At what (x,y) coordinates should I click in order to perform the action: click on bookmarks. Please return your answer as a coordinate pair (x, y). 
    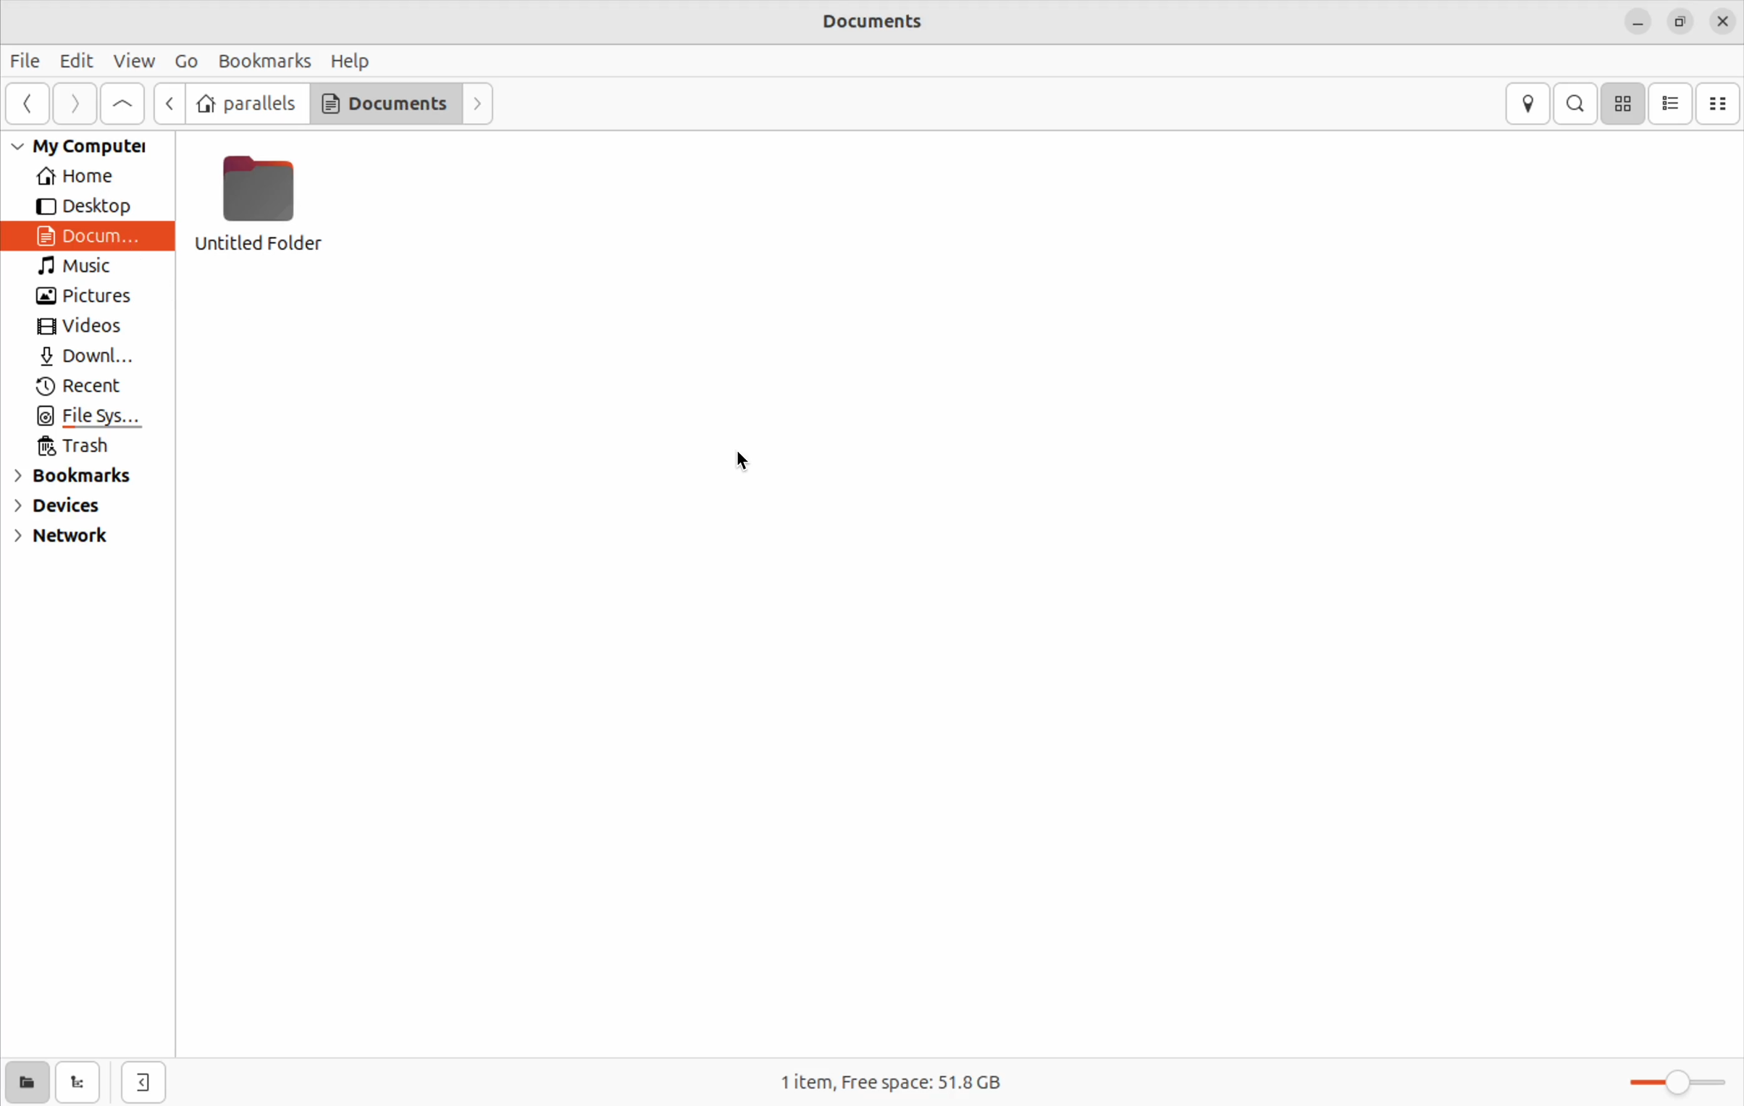
    Looking at the image, I should click on (86, 478).